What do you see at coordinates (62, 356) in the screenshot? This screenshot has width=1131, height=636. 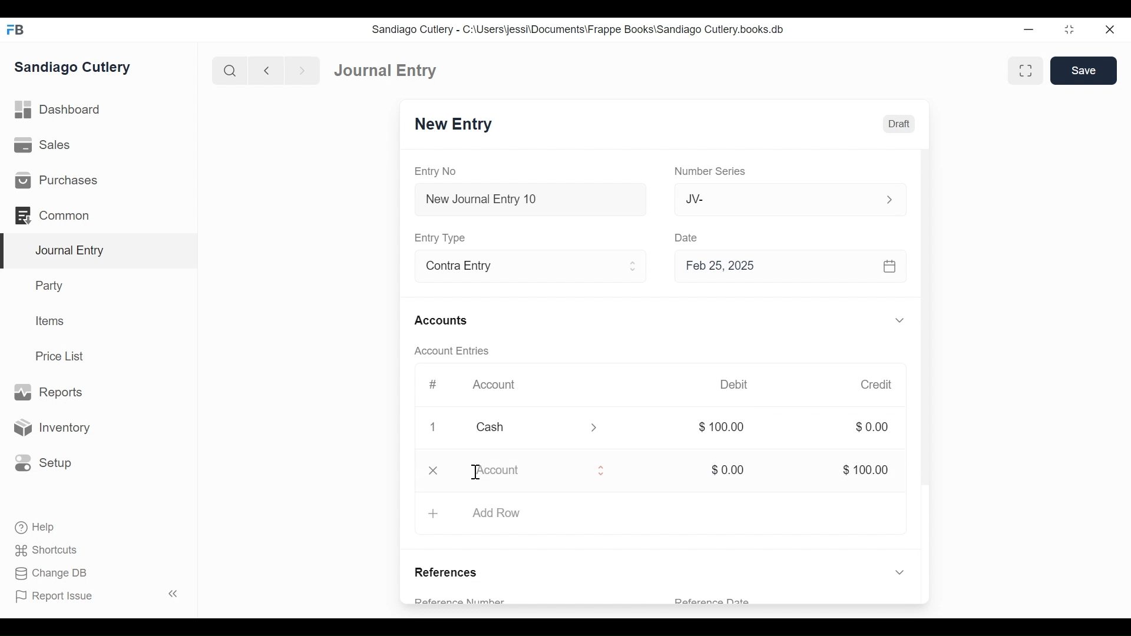 I see `Price List` at bounding box center [62, 356].